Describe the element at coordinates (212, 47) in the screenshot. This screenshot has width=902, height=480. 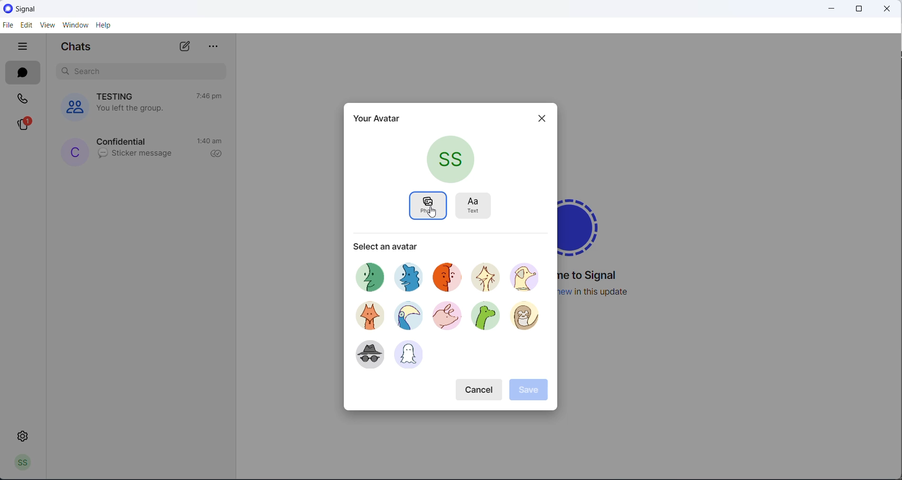
I see `more options` at that location.